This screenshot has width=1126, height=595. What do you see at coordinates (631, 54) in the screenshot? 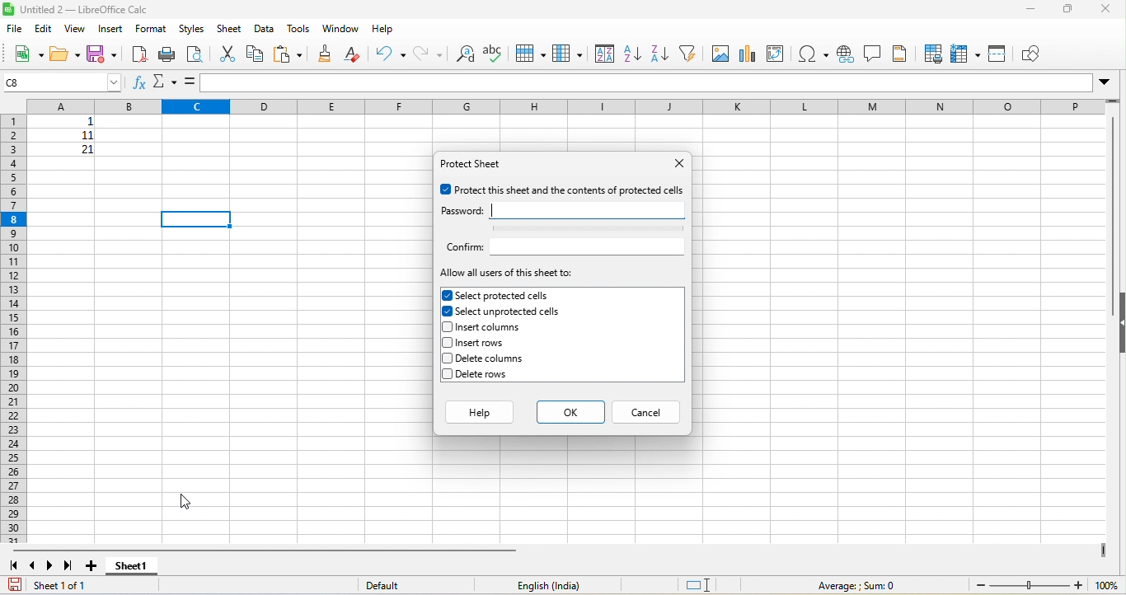
I see `sort ascending` at bounding box center [631, 54].